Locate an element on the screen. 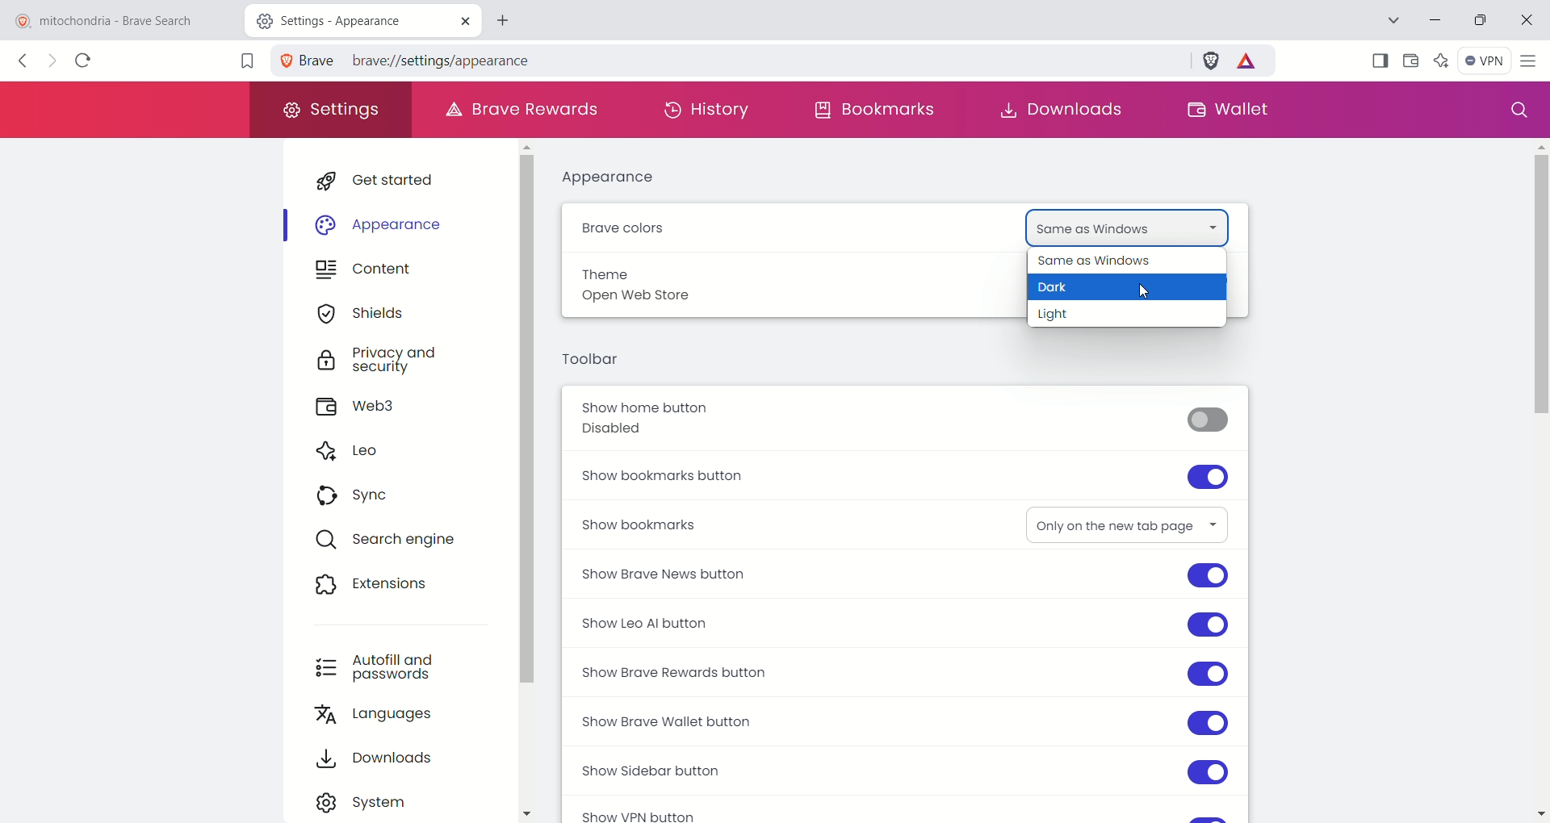  history is located at coordinates (710, 114).